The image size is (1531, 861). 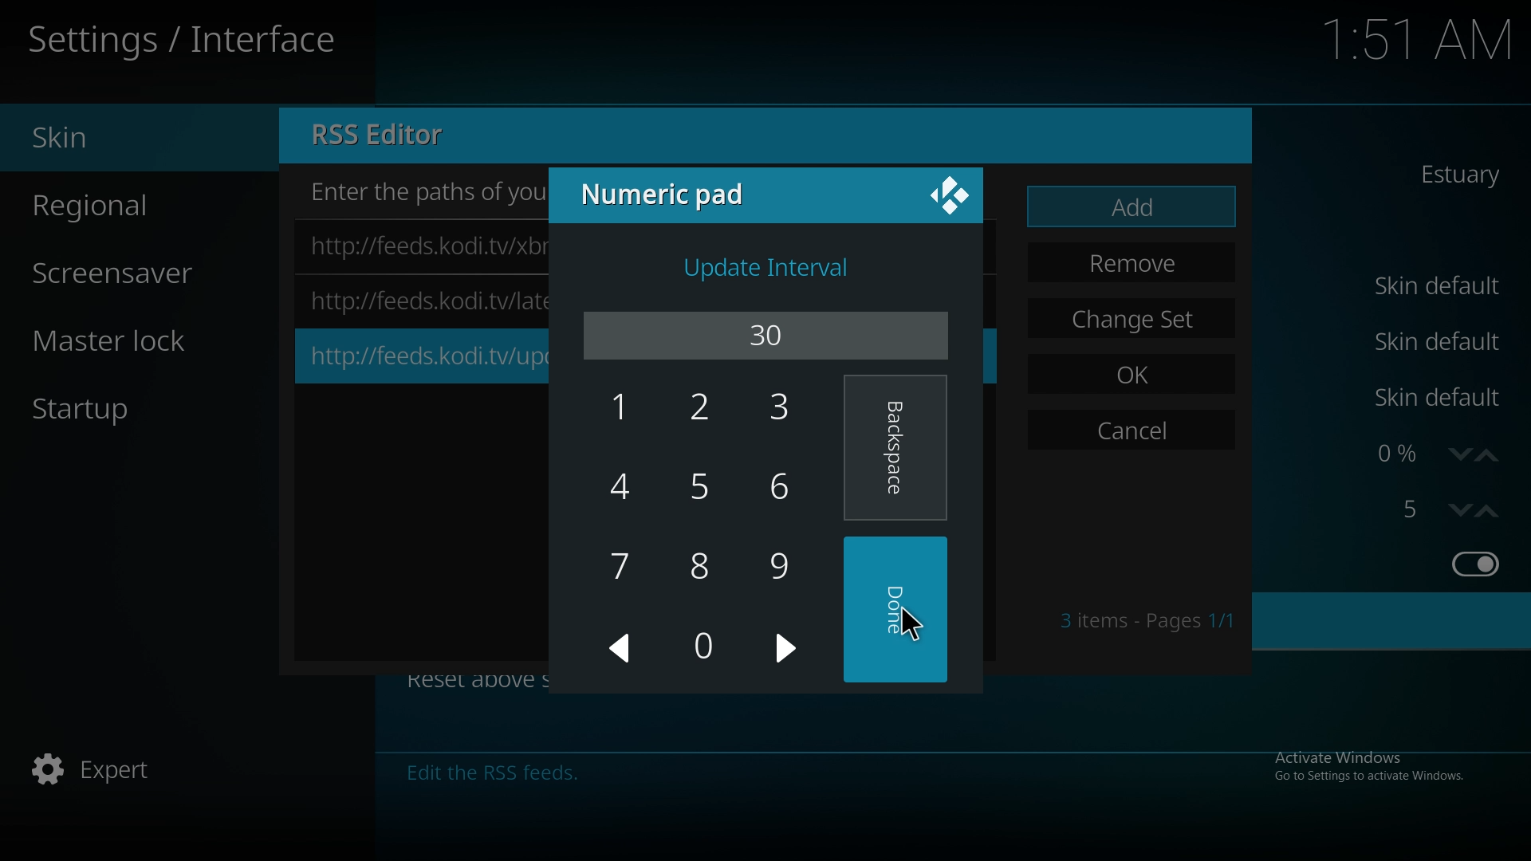 What do you see at coordinates (780, 488) in the screenshot?
I see `6` at bounding box center [780, 488].